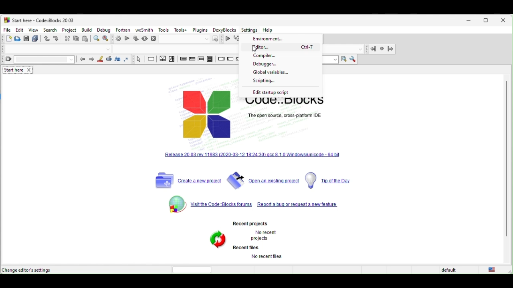  I want to click on show the select target dialogue, so click(192, 40).